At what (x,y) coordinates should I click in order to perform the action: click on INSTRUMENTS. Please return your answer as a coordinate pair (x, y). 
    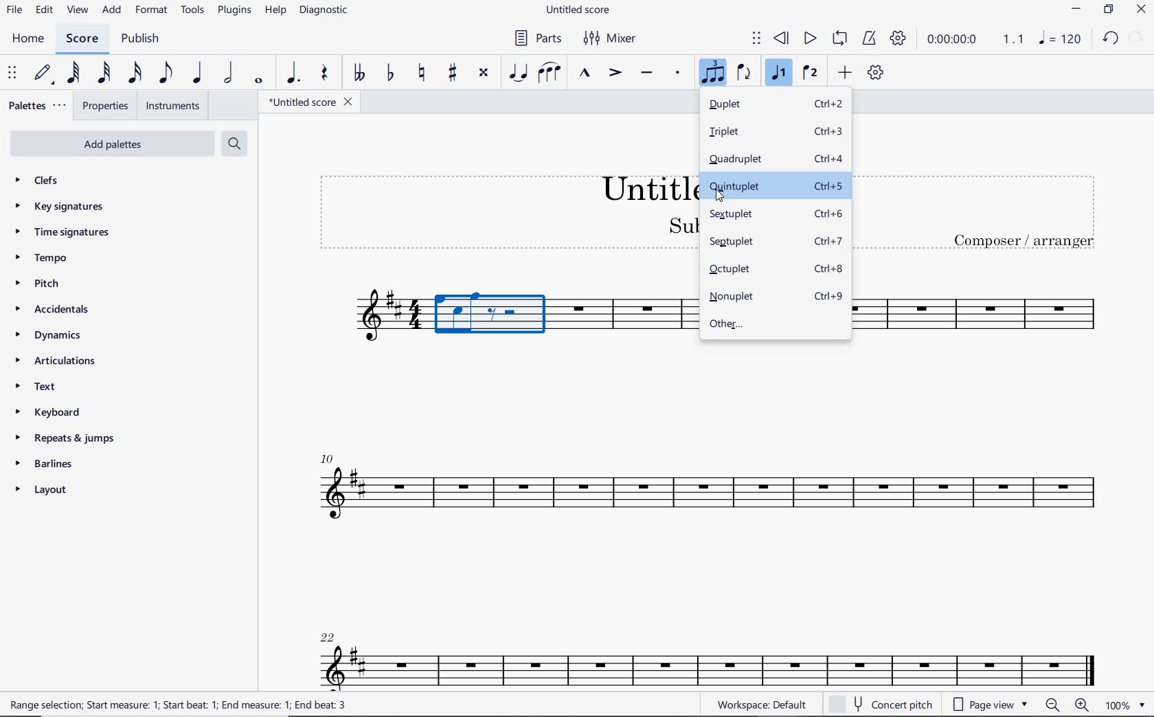
    Looking at the image, I should click on (172, 106).